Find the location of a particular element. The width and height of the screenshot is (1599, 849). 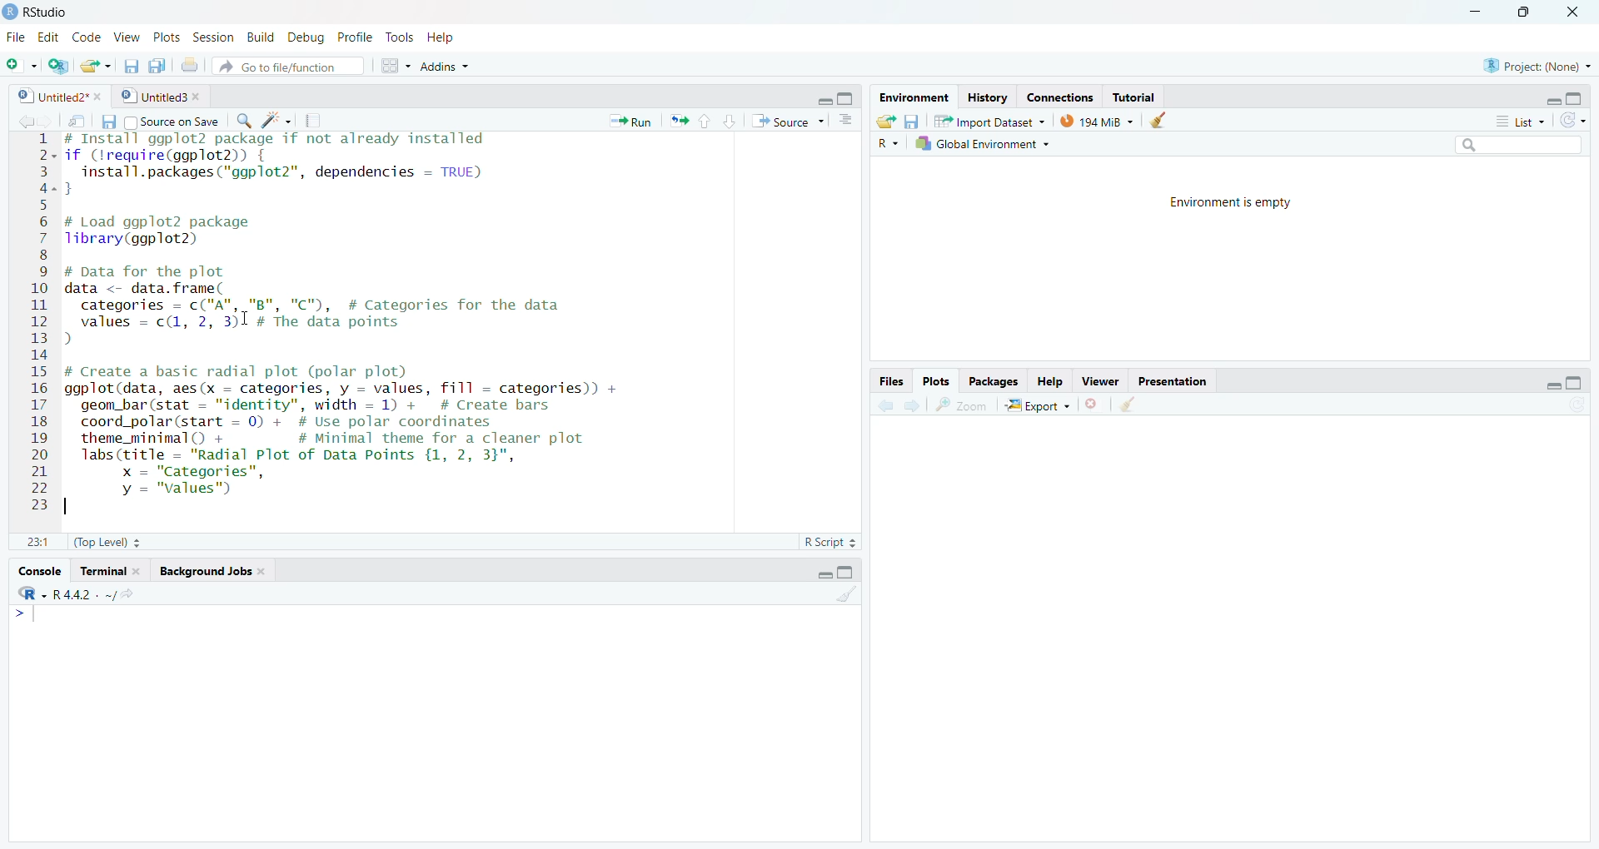

down is located at coordinates (730, 120).